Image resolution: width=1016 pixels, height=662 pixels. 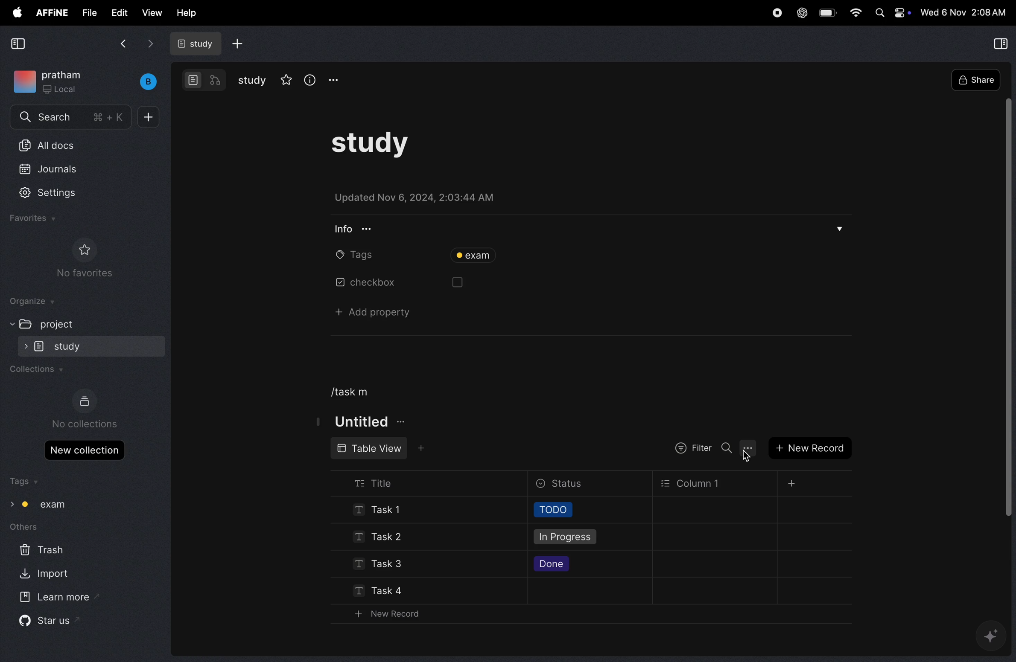 I want to click on info, so click(x=350, y=229).